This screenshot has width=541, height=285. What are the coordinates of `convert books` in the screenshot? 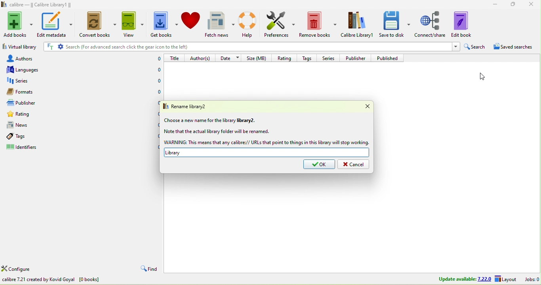 It's located at (96, 25).